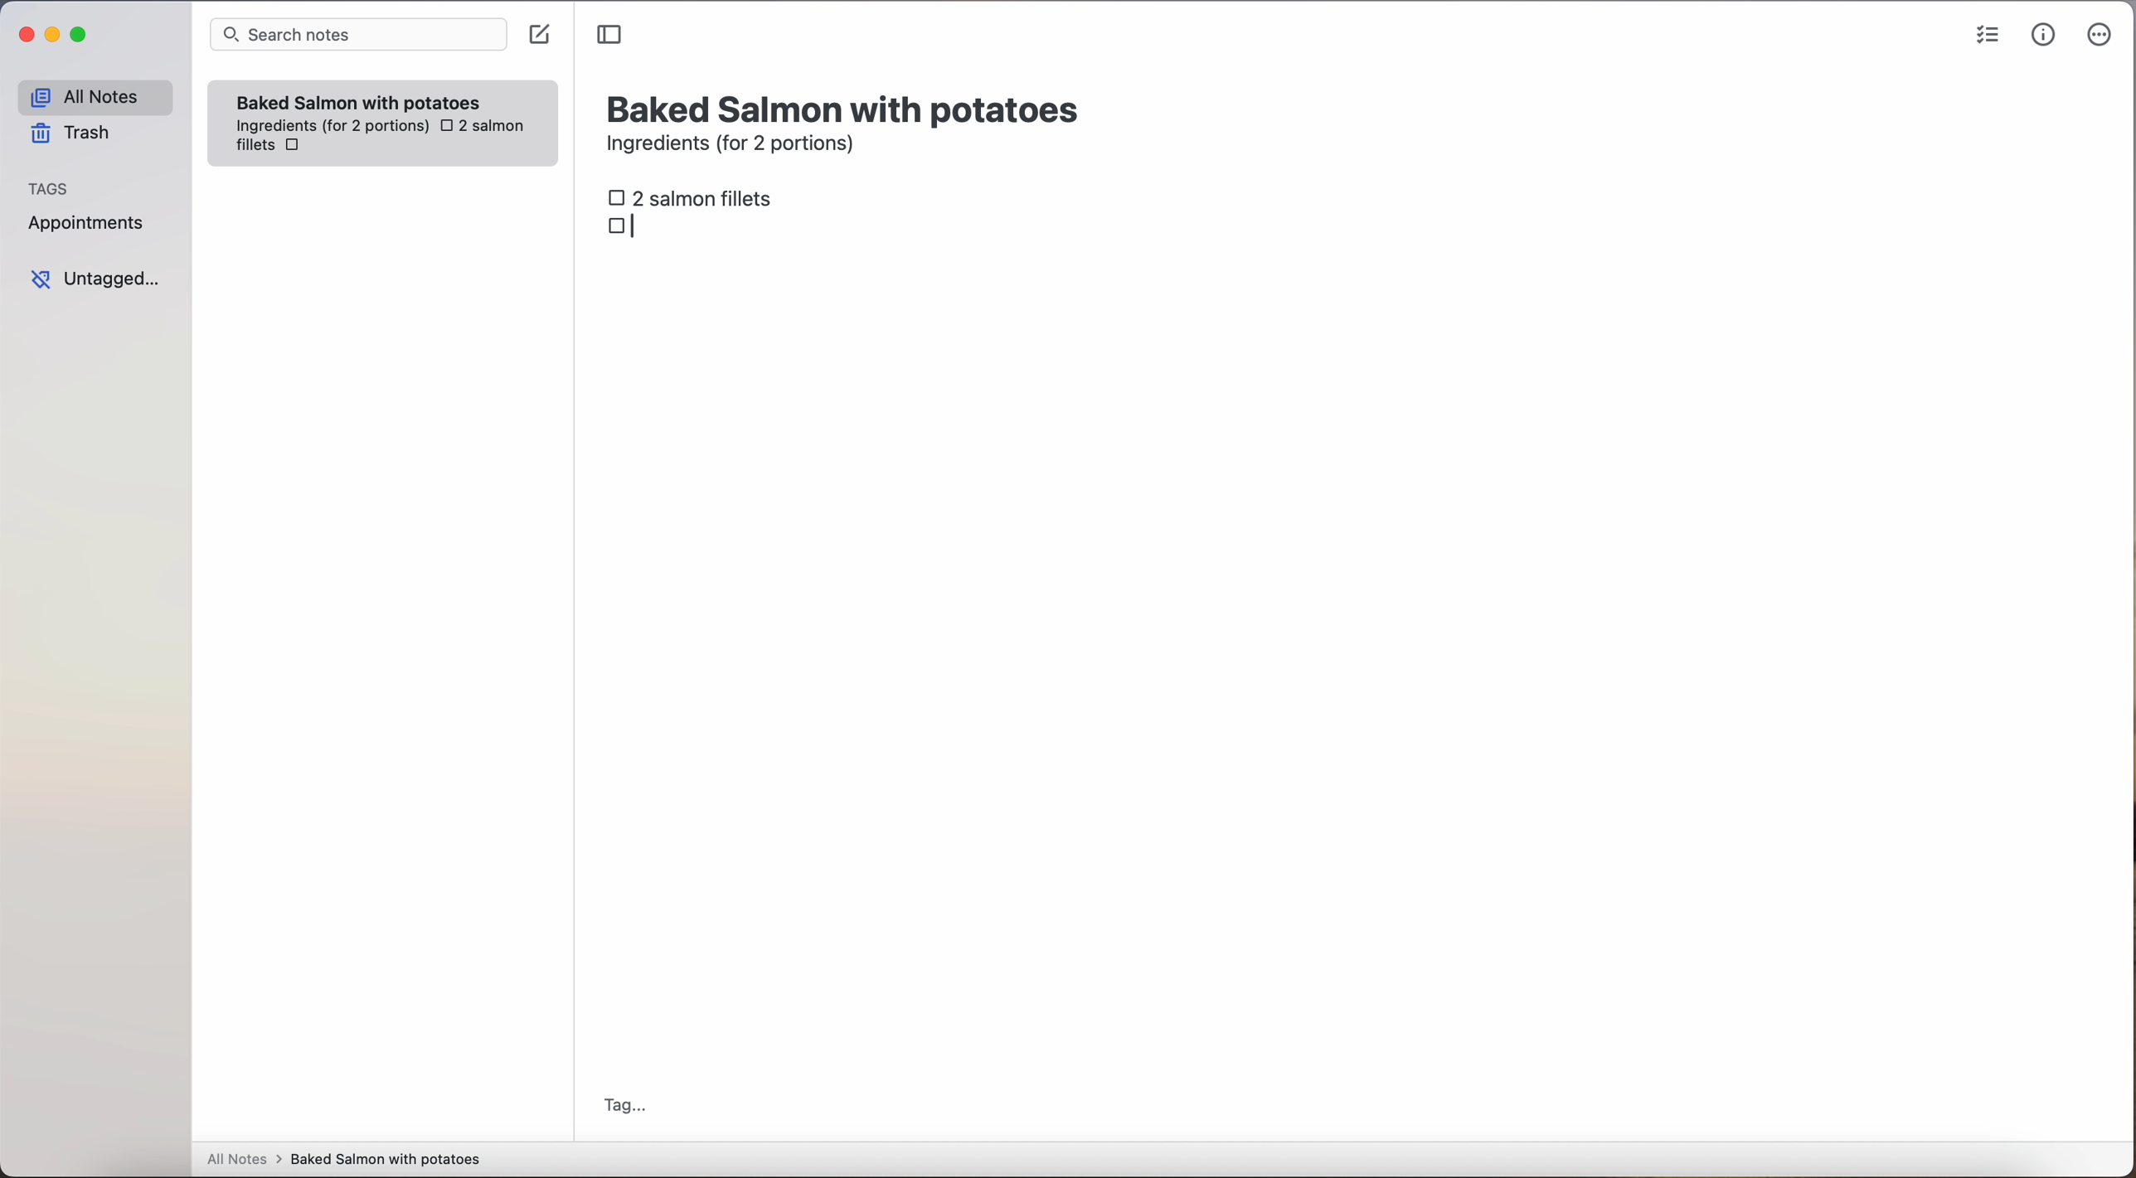 The height and width of the screenshot is (1178, 2136). What do you see at coordinates (359, 99) in the screenshot?
I see `Baked Salmon with potatoes` at bounding box center [359, 99].